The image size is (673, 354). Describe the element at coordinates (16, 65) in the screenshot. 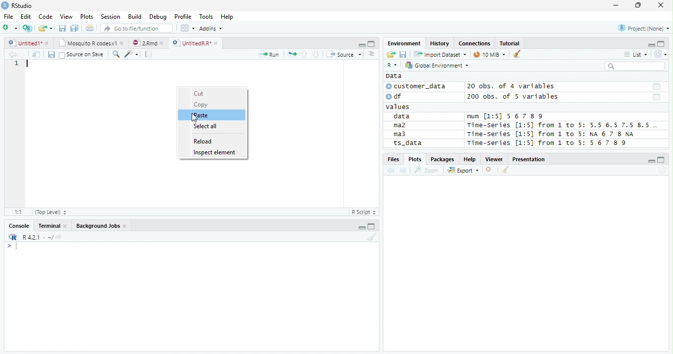

I see `Row Number` at that location.